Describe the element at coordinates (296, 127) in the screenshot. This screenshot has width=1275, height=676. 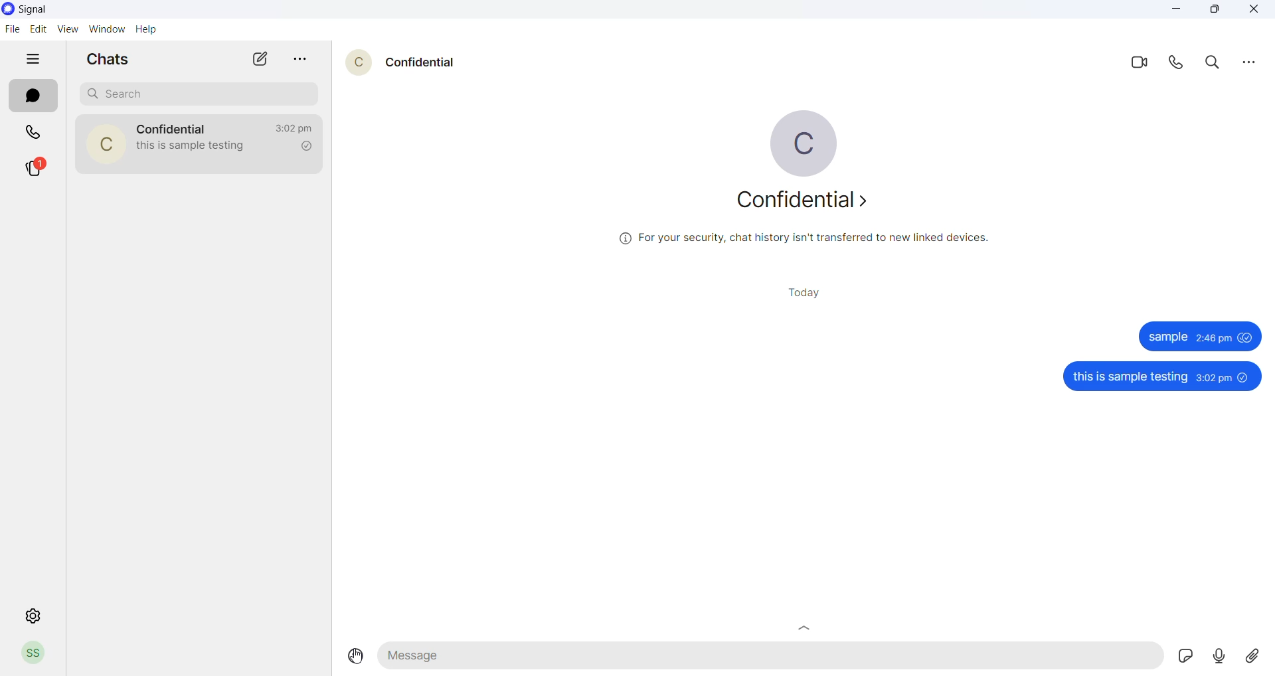
I see `last message time` at that location.